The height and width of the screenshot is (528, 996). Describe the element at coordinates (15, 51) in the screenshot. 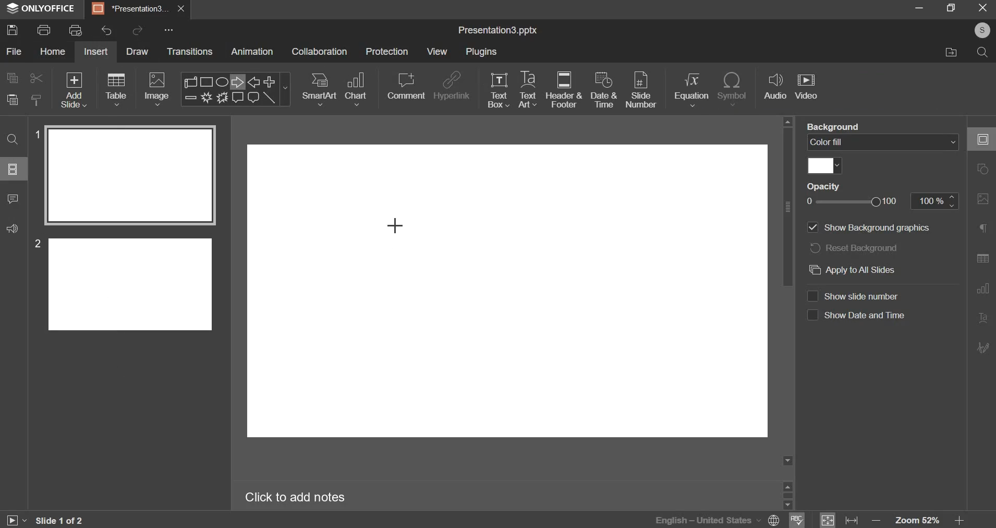

I see `file` at that location.